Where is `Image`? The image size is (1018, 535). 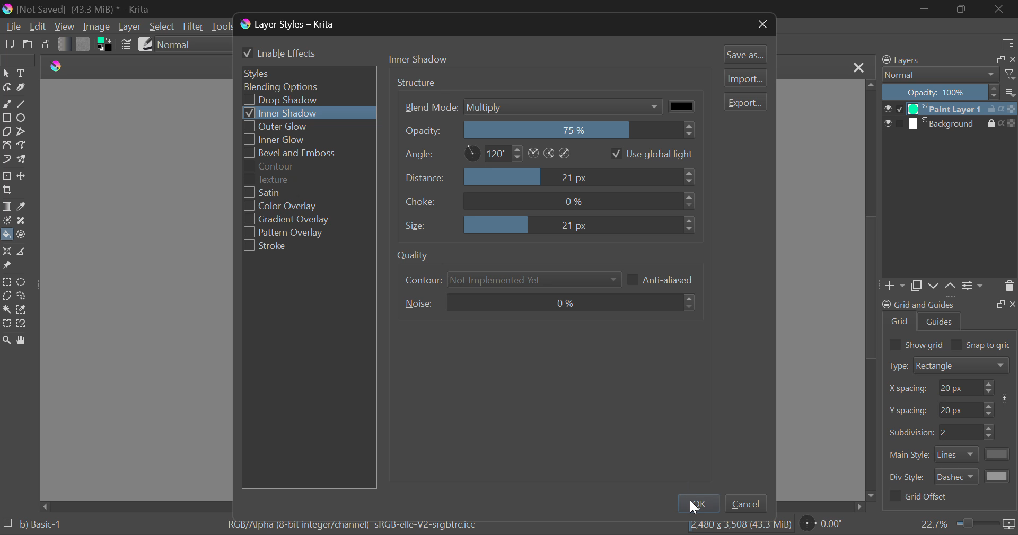 Image is located at coordinates (95, 27).